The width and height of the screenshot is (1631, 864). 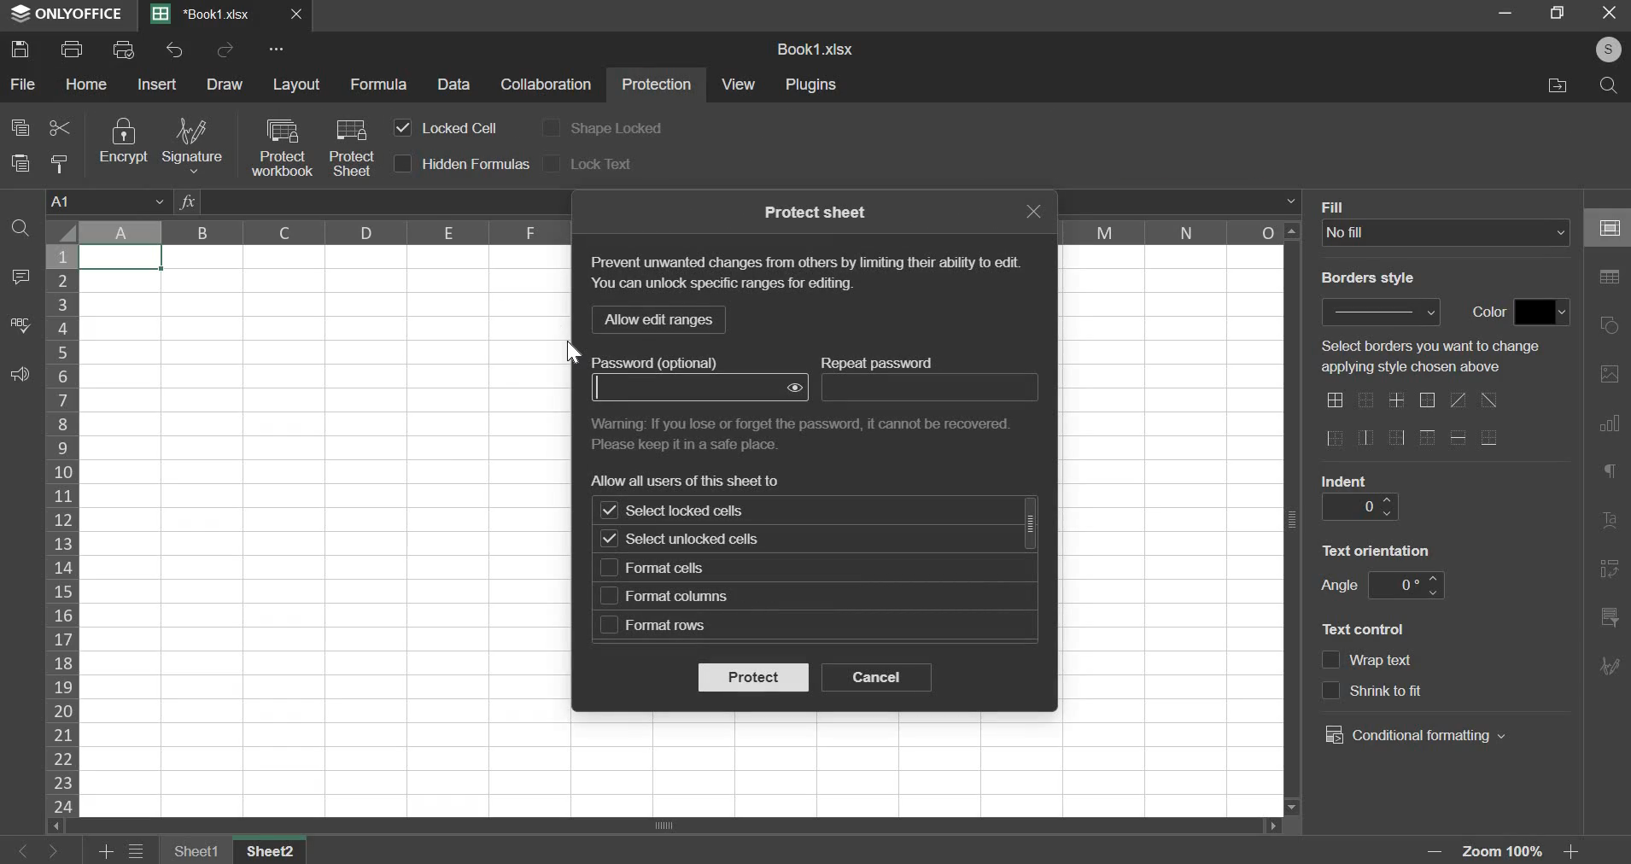 I want to click on right side bar, so click(x=1612, y=470).